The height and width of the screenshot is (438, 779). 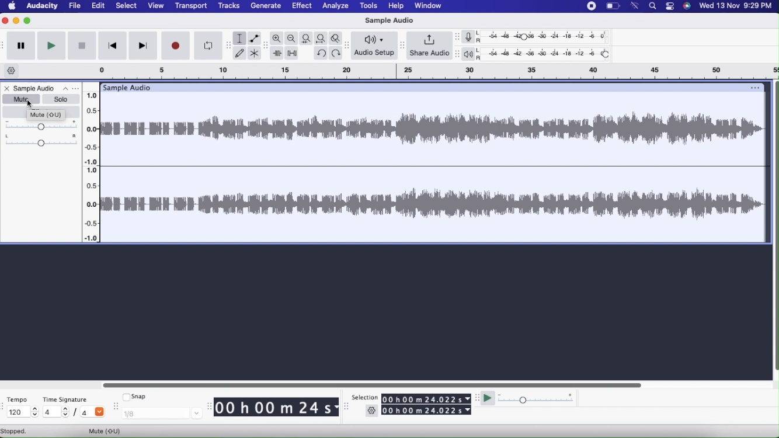 What do you see at coordinates (65, 399) in the screenshot?
I see `Time signature` at bounding box center [65, 399].